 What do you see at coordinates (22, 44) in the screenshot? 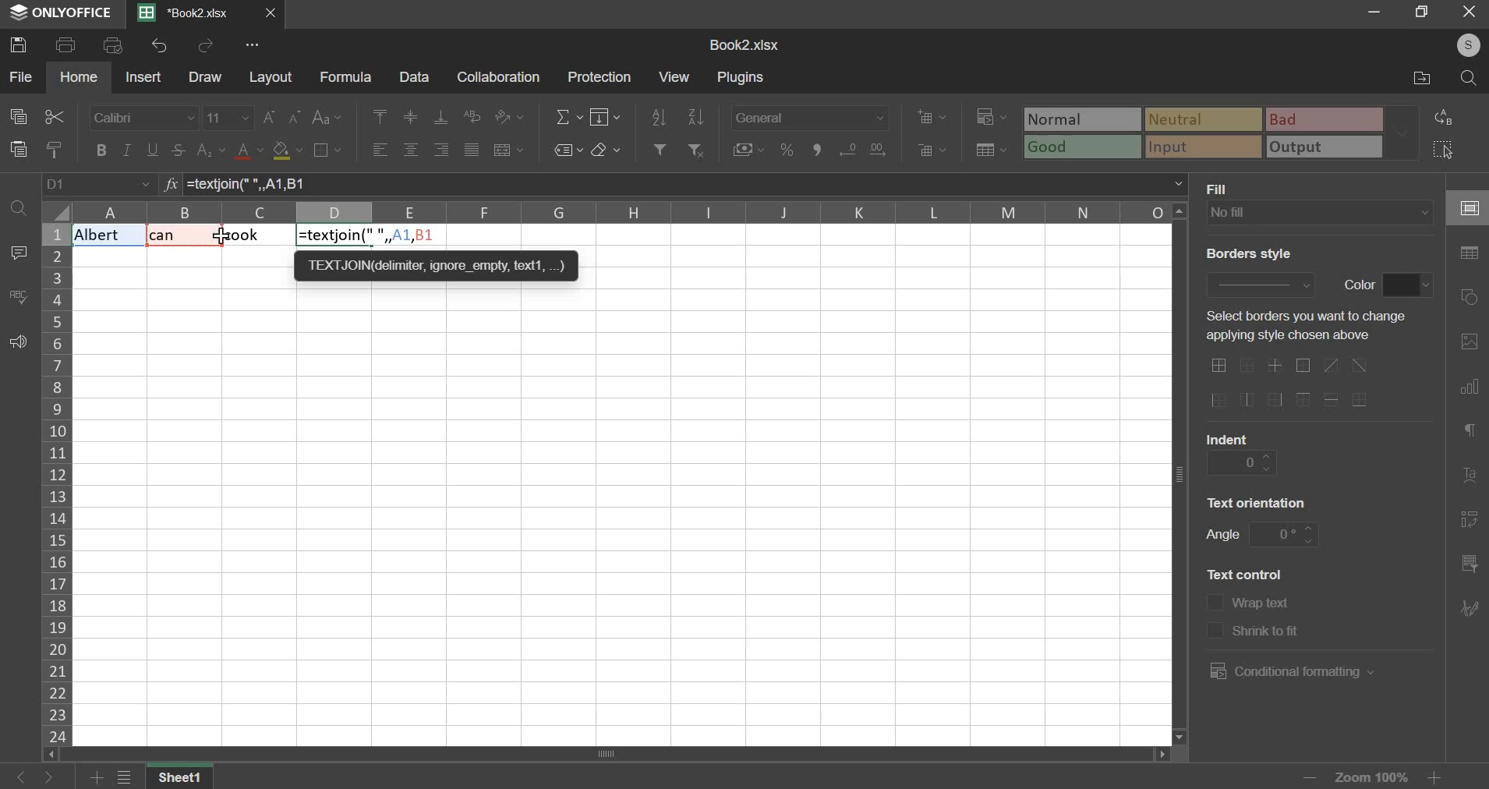
I see `save` at bounding box center [22, 44].